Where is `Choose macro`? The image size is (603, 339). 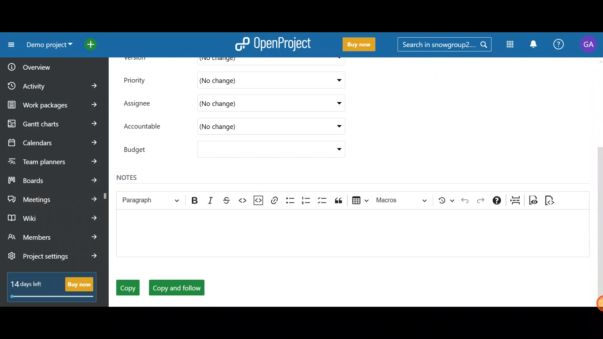 Choose macro is located at coordinates (406, 200).